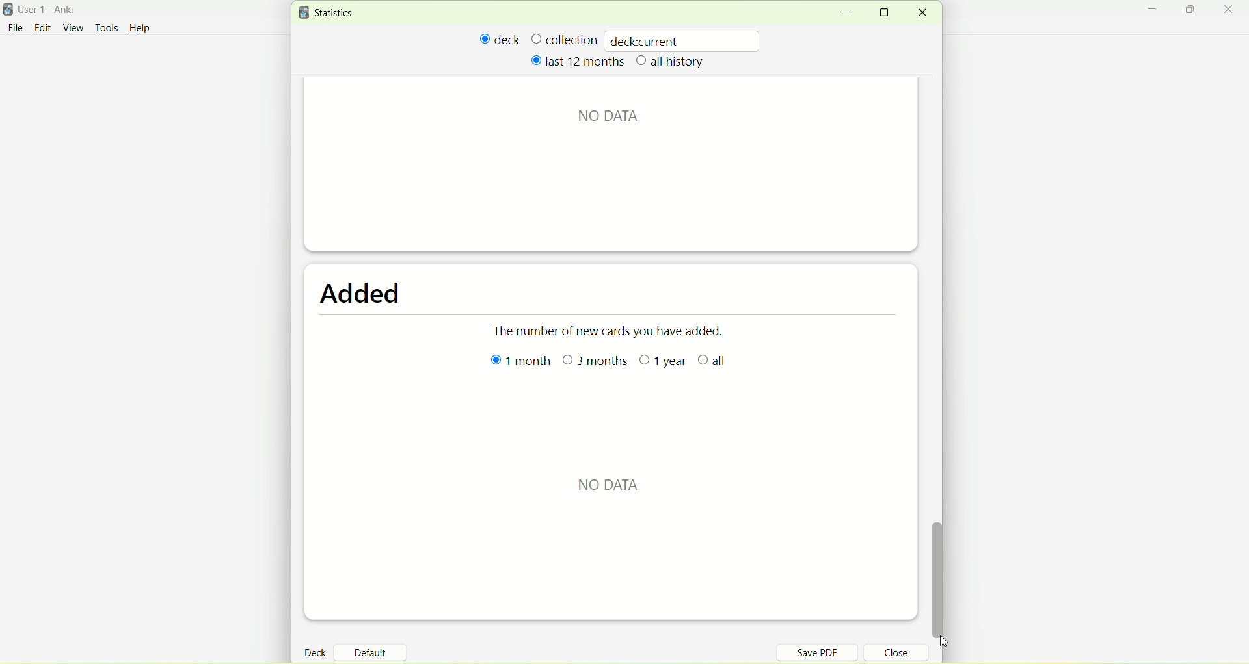  I want to click on all history, so click(671, 62).